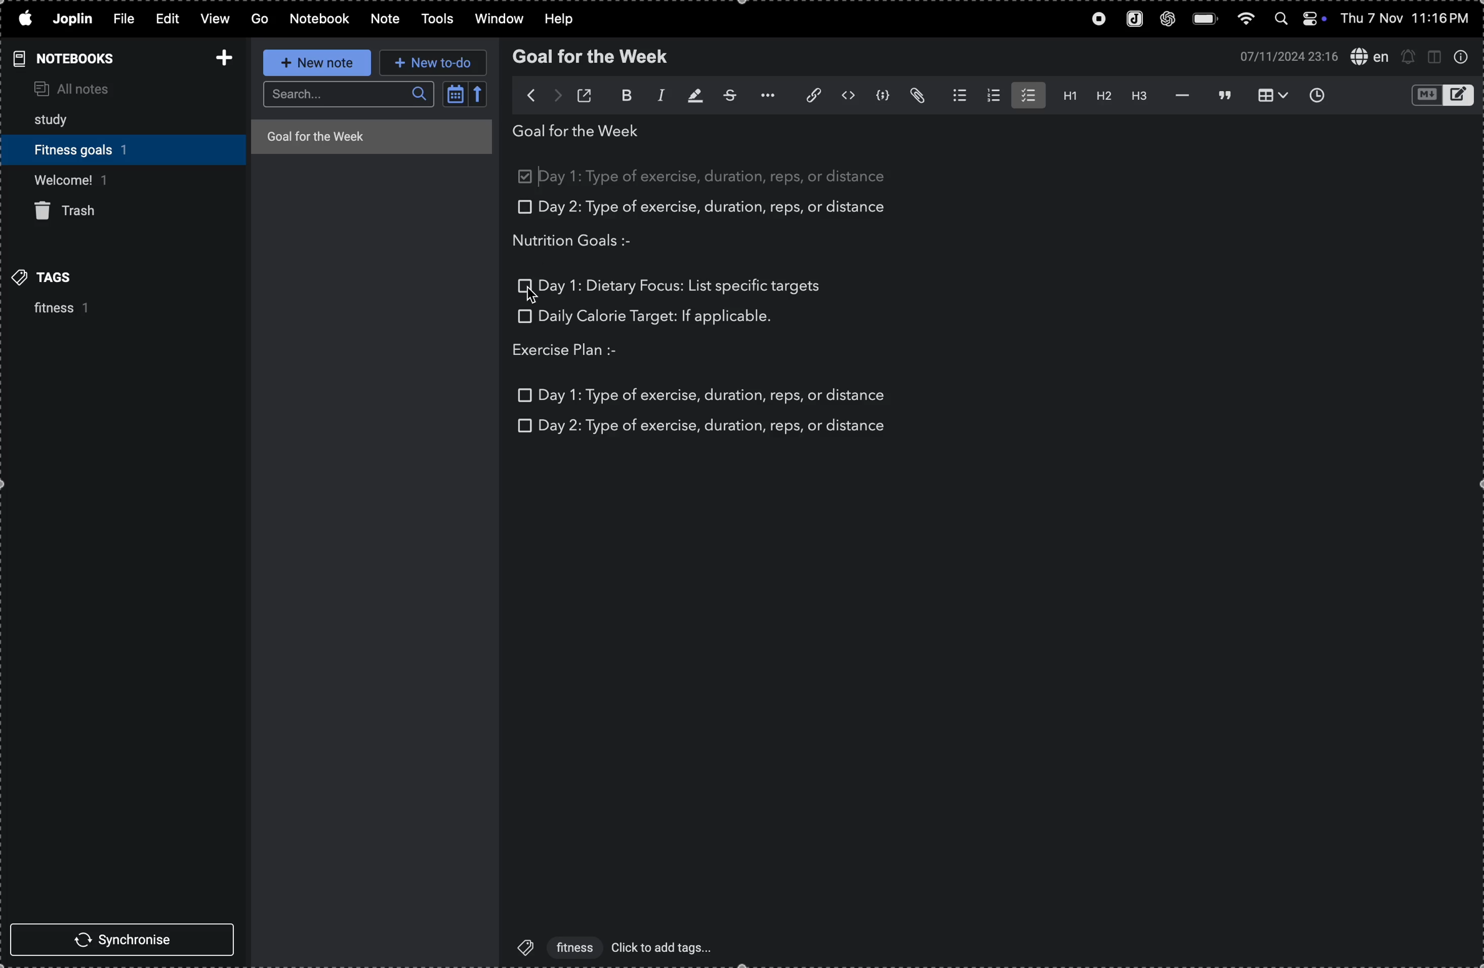  Describe the element at coordinates (846, 96) in the screenshot. I see `inline` at that location.